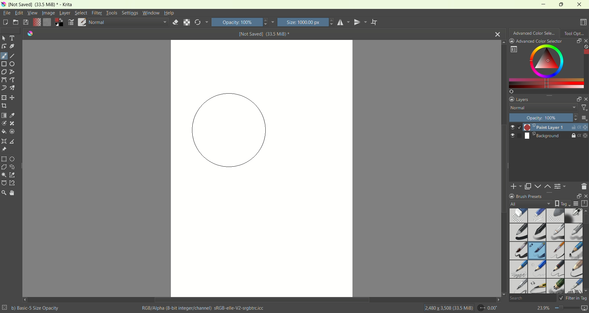  What do you see at coordinates (12, 132) in the screenshot?
I see `enclose and fill` at bounding box center [12, 132].